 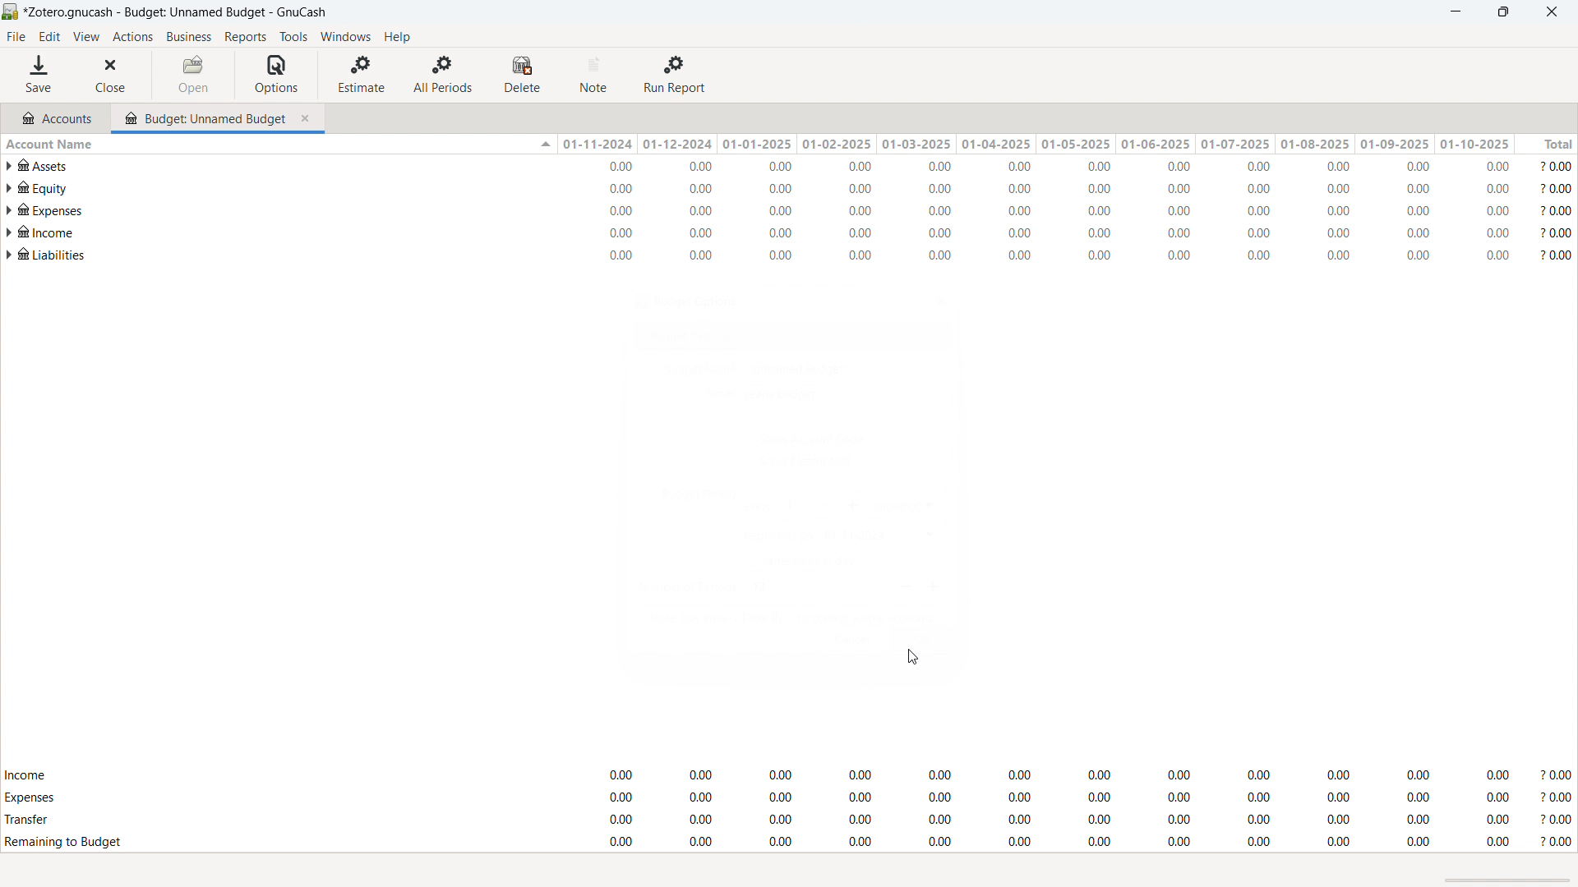 What do you see at coordinates (40, 75) in the screenshot?
I see `save` at bounding box center [40, 75].